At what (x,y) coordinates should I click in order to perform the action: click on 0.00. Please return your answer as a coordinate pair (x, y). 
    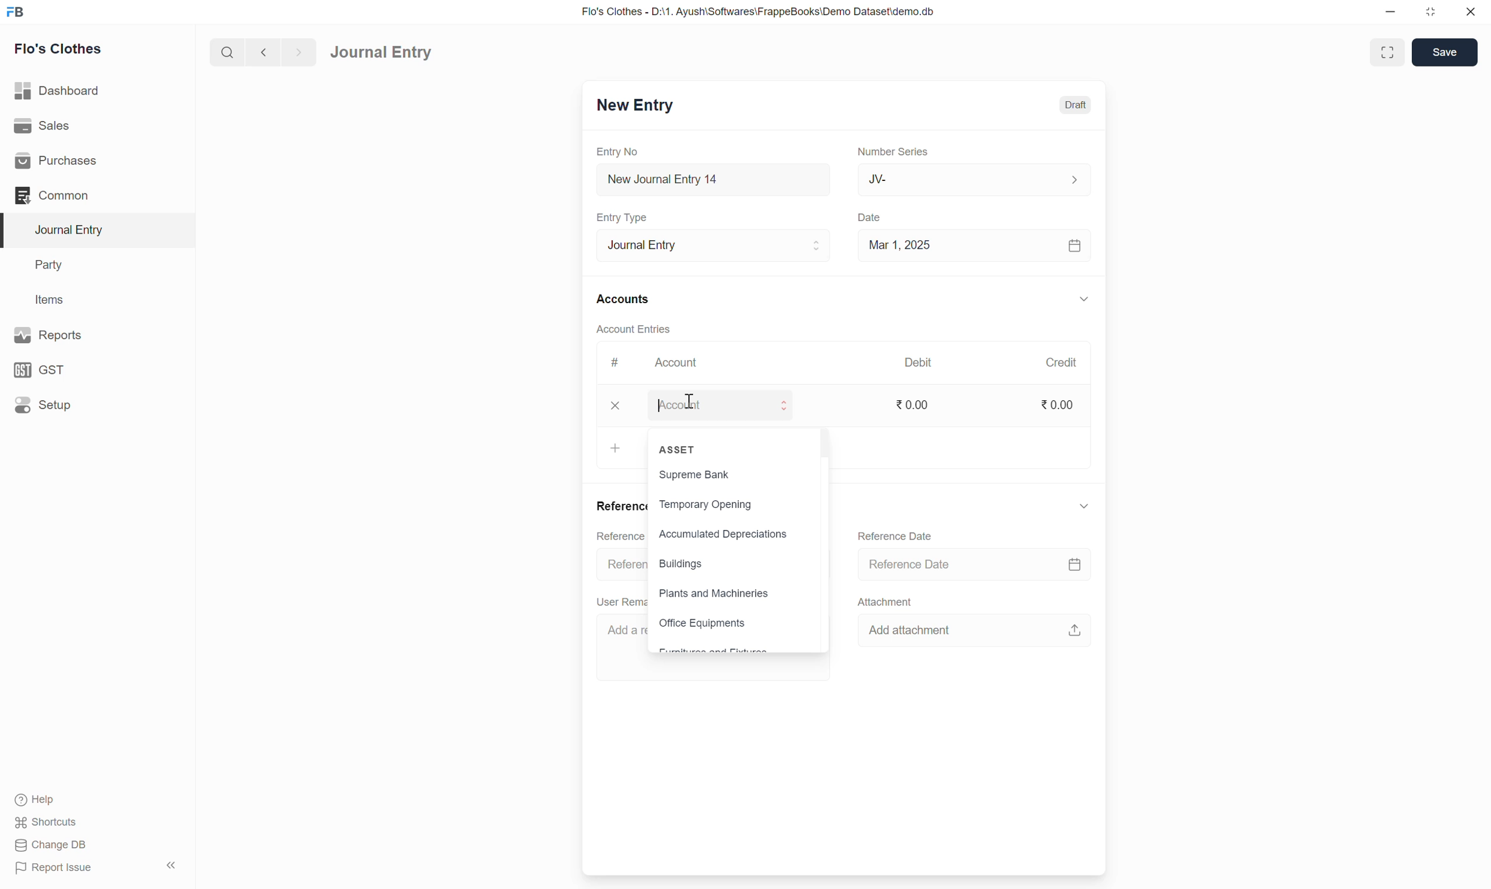
    Looking at the image, I should click on (1058, 404).